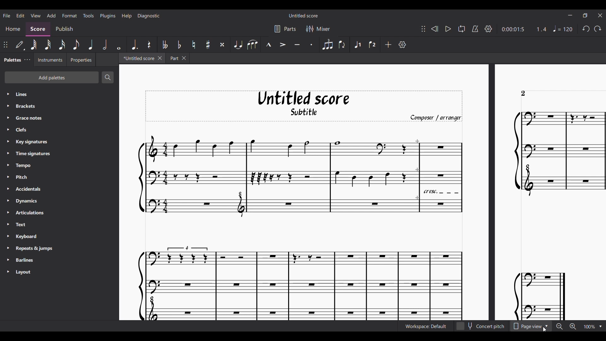 The width and height of the screenshot is (606, 341). I want to click on 32nd note, so click(48, 44).